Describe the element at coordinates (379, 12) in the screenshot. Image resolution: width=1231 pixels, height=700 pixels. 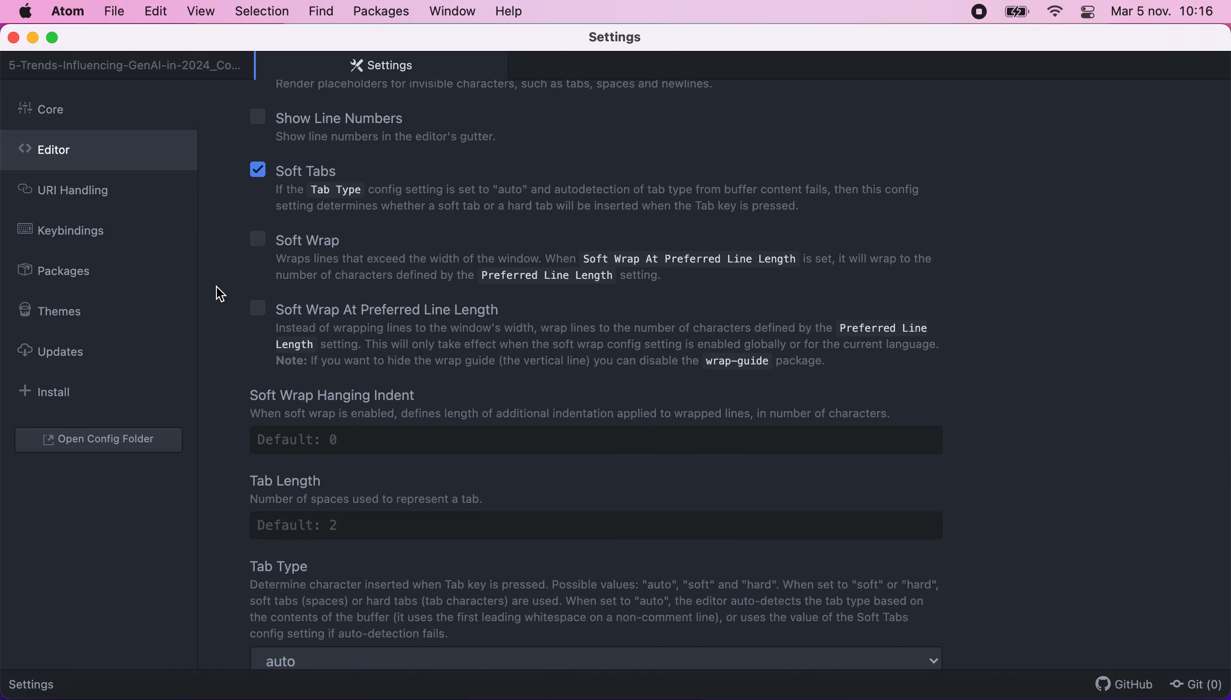
I see `packages` at that location.